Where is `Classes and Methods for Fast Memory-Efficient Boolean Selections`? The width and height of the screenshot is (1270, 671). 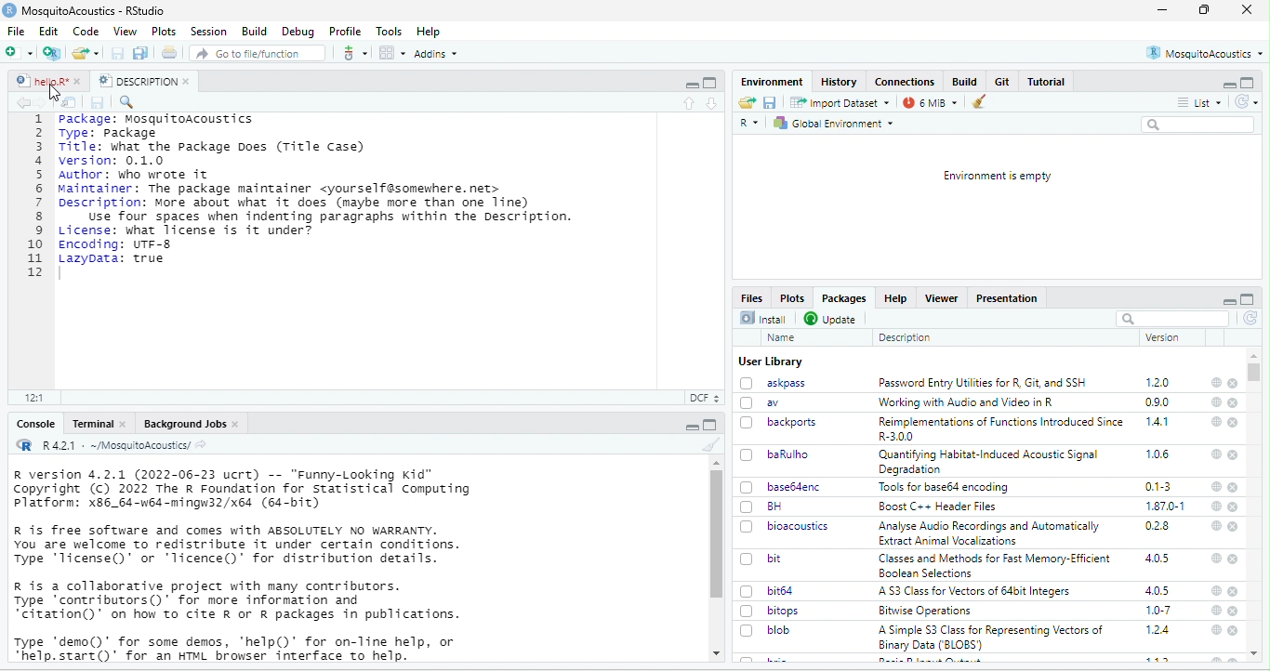
Classes and Methods for Fast Memory-Efficient Boolean Selections is located at coordinates (994, 565).